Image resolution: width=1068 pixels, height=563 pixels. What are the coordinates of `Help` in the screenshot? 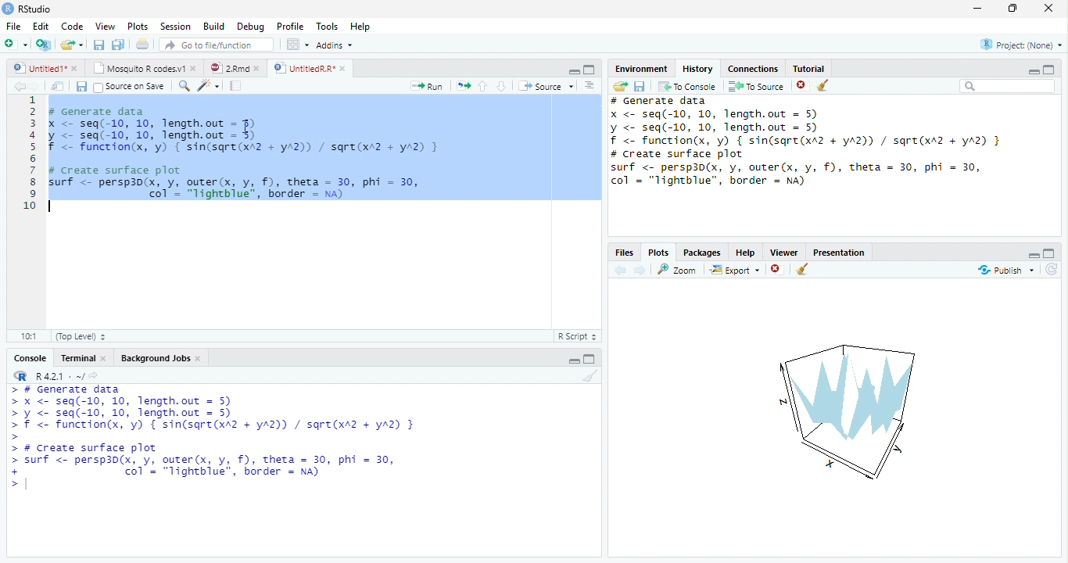 It's located at (360, 26).